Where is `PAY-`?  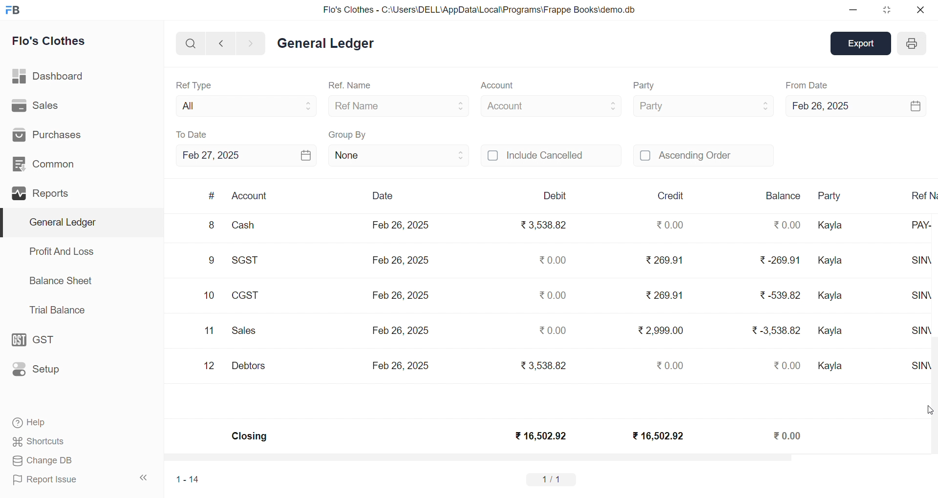
PAY- is located at coordinates (924, 229).